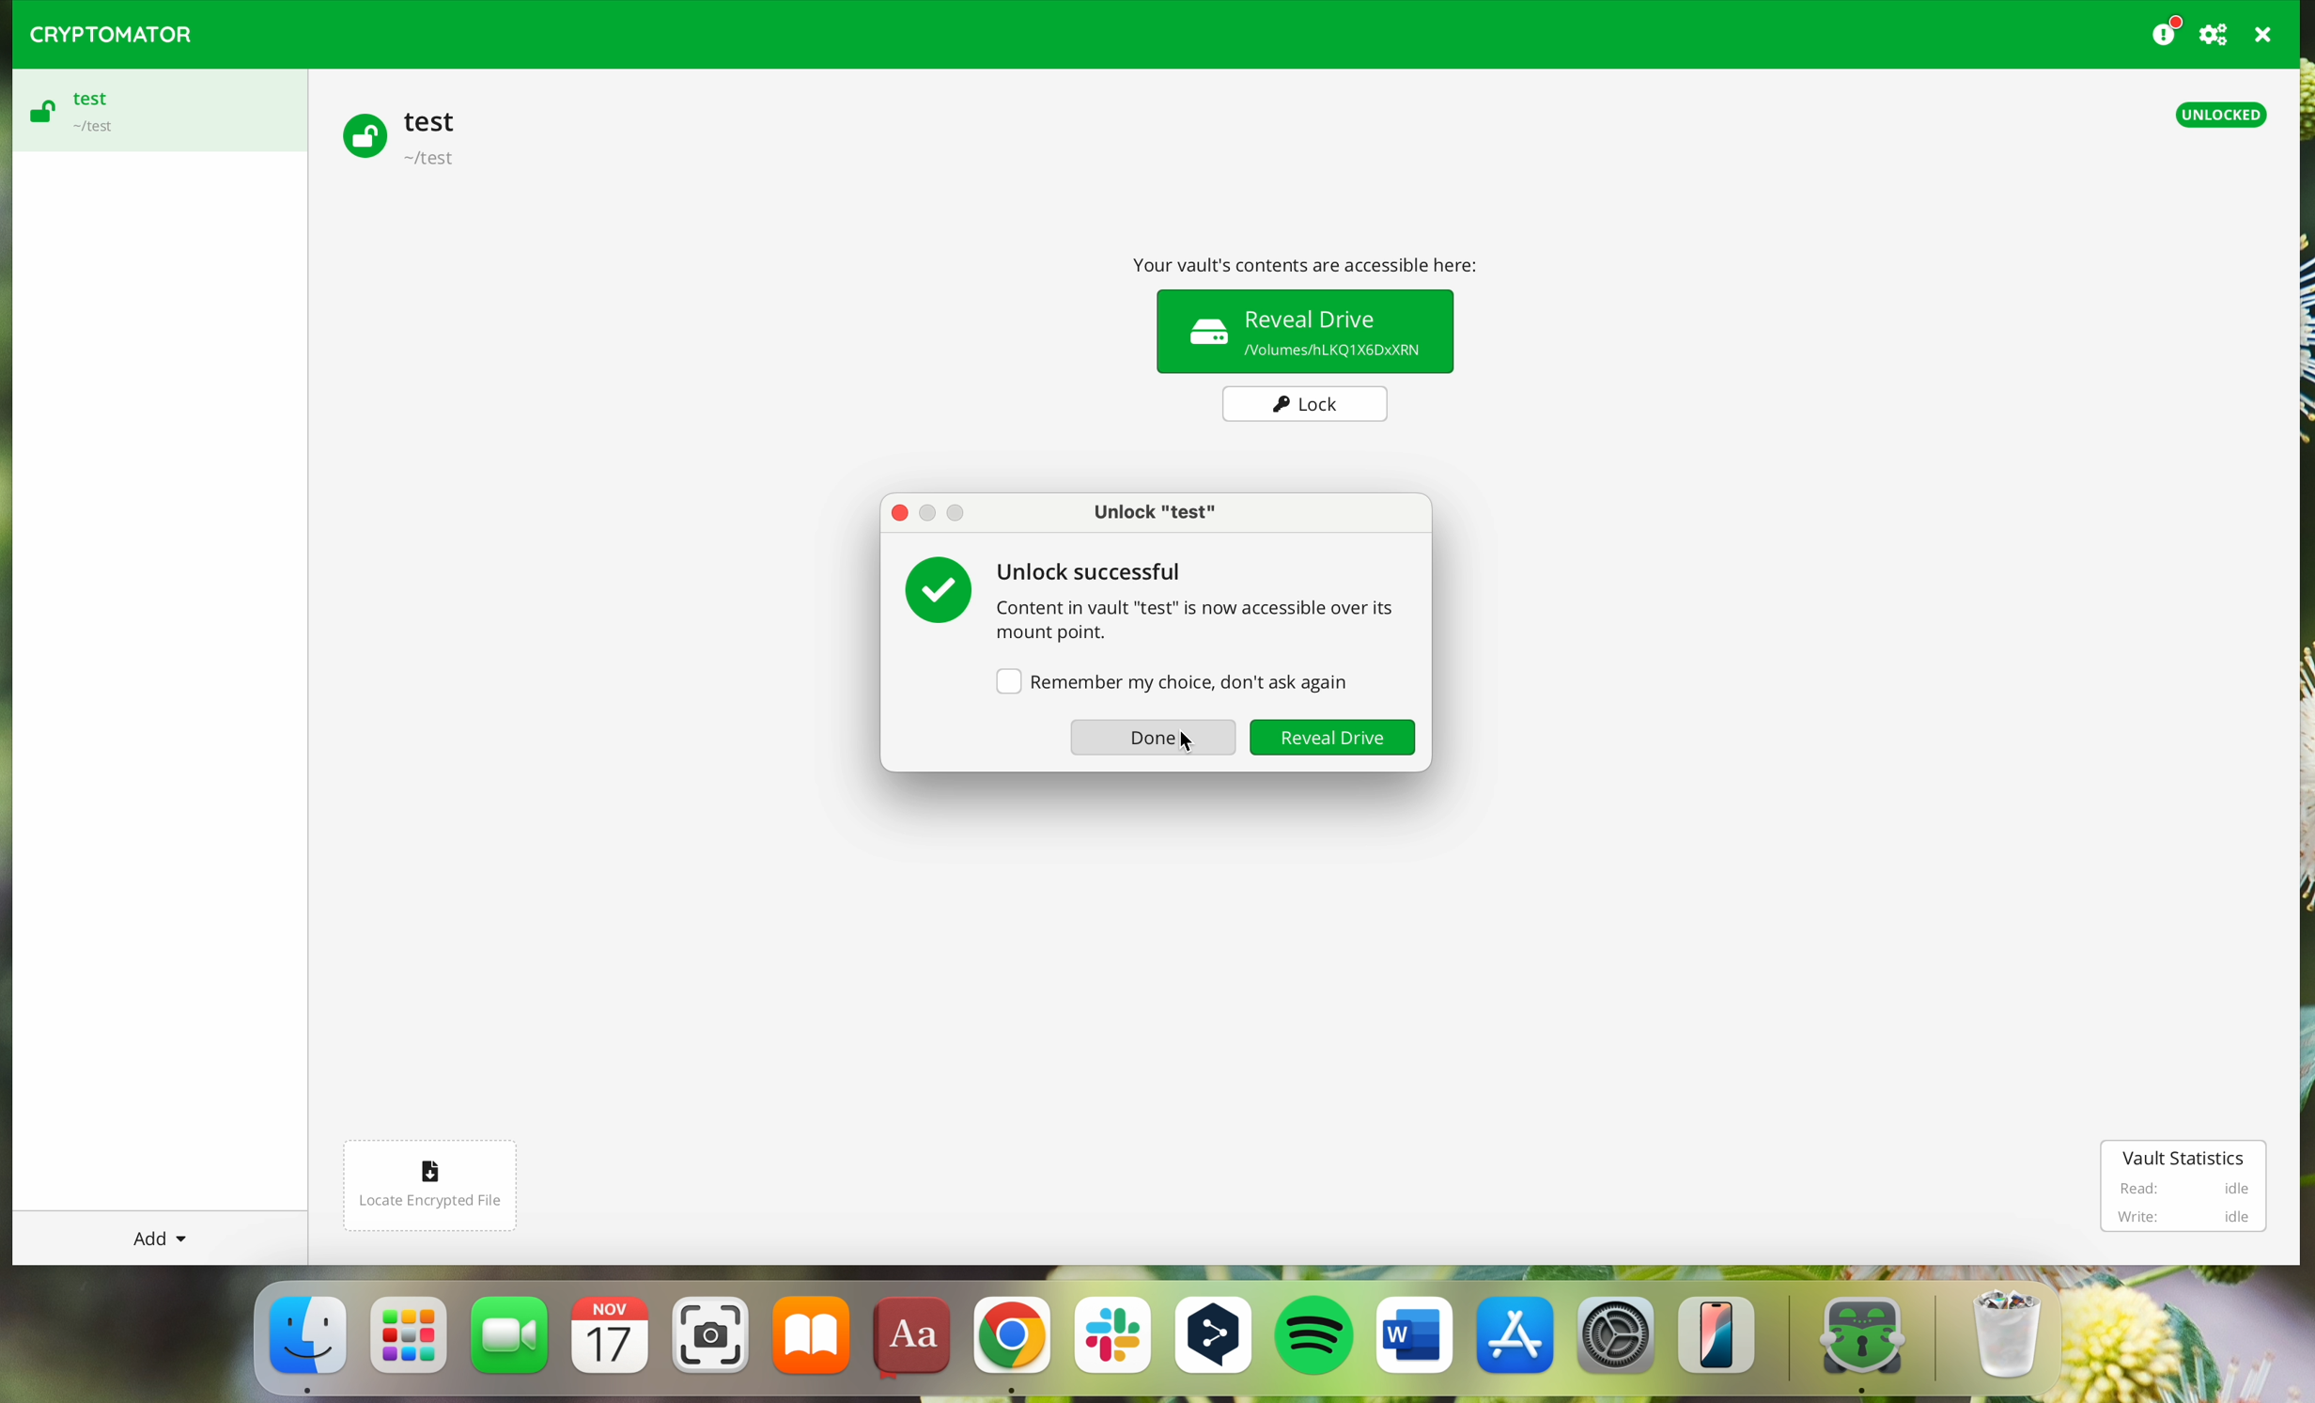 The image size is (2315, 1403). Describe the element at coordinates (1218, 1339) in the screenshot. I see `DeepL` at that location.